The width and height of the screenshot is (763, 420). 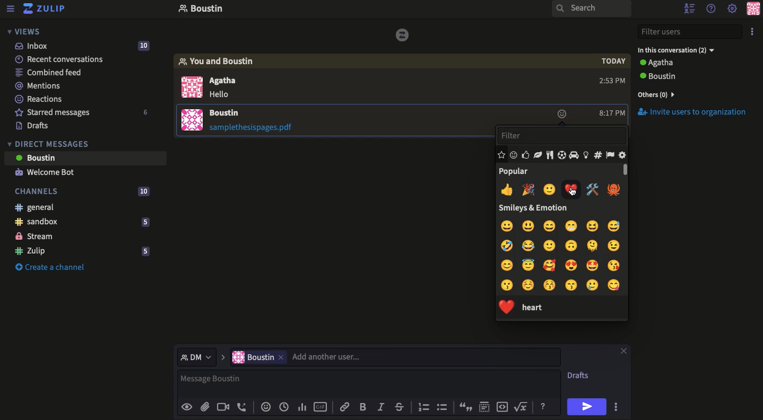 What do you see at coordinates (613, 60) in the screenshot?
I see `today` at bounding box center [613, 60].